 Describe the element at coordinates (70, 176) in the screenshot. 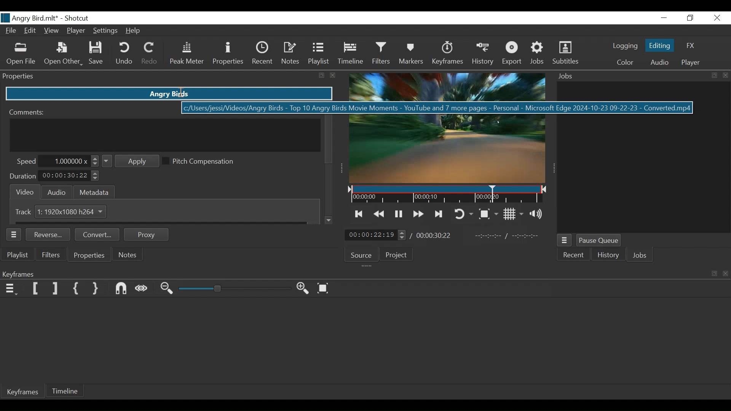

I see `Adjust Current Duration Field` at that location.